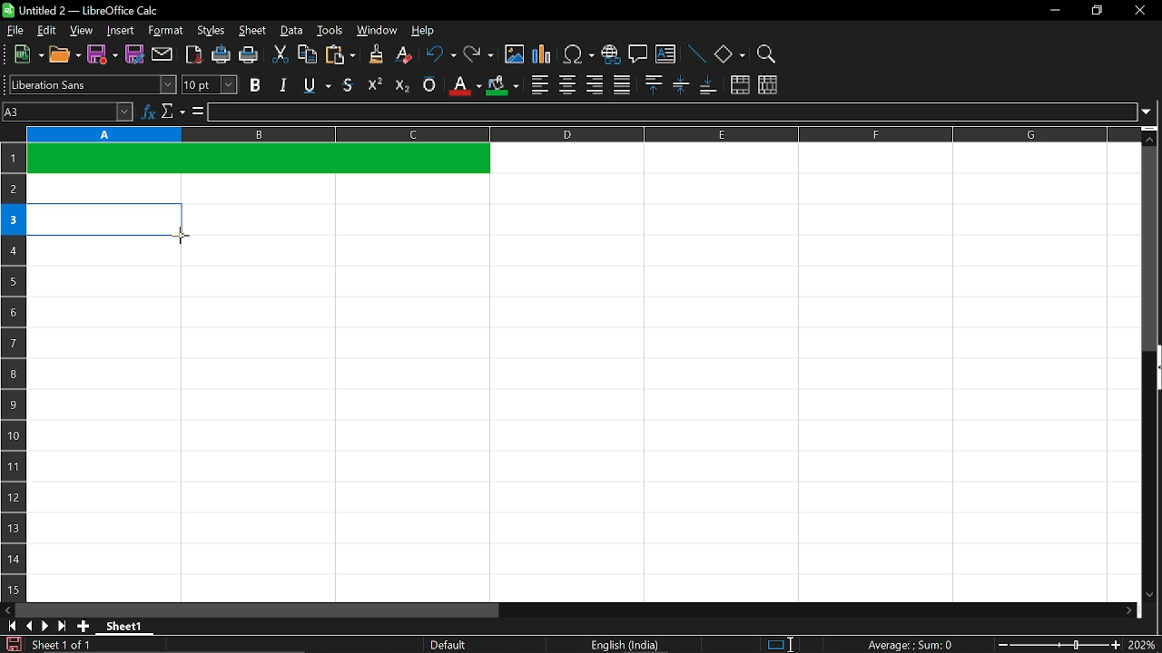 The width and height of the screenshot is (1162, 653). I want to click on expand formula bar, so click(1149, 112).